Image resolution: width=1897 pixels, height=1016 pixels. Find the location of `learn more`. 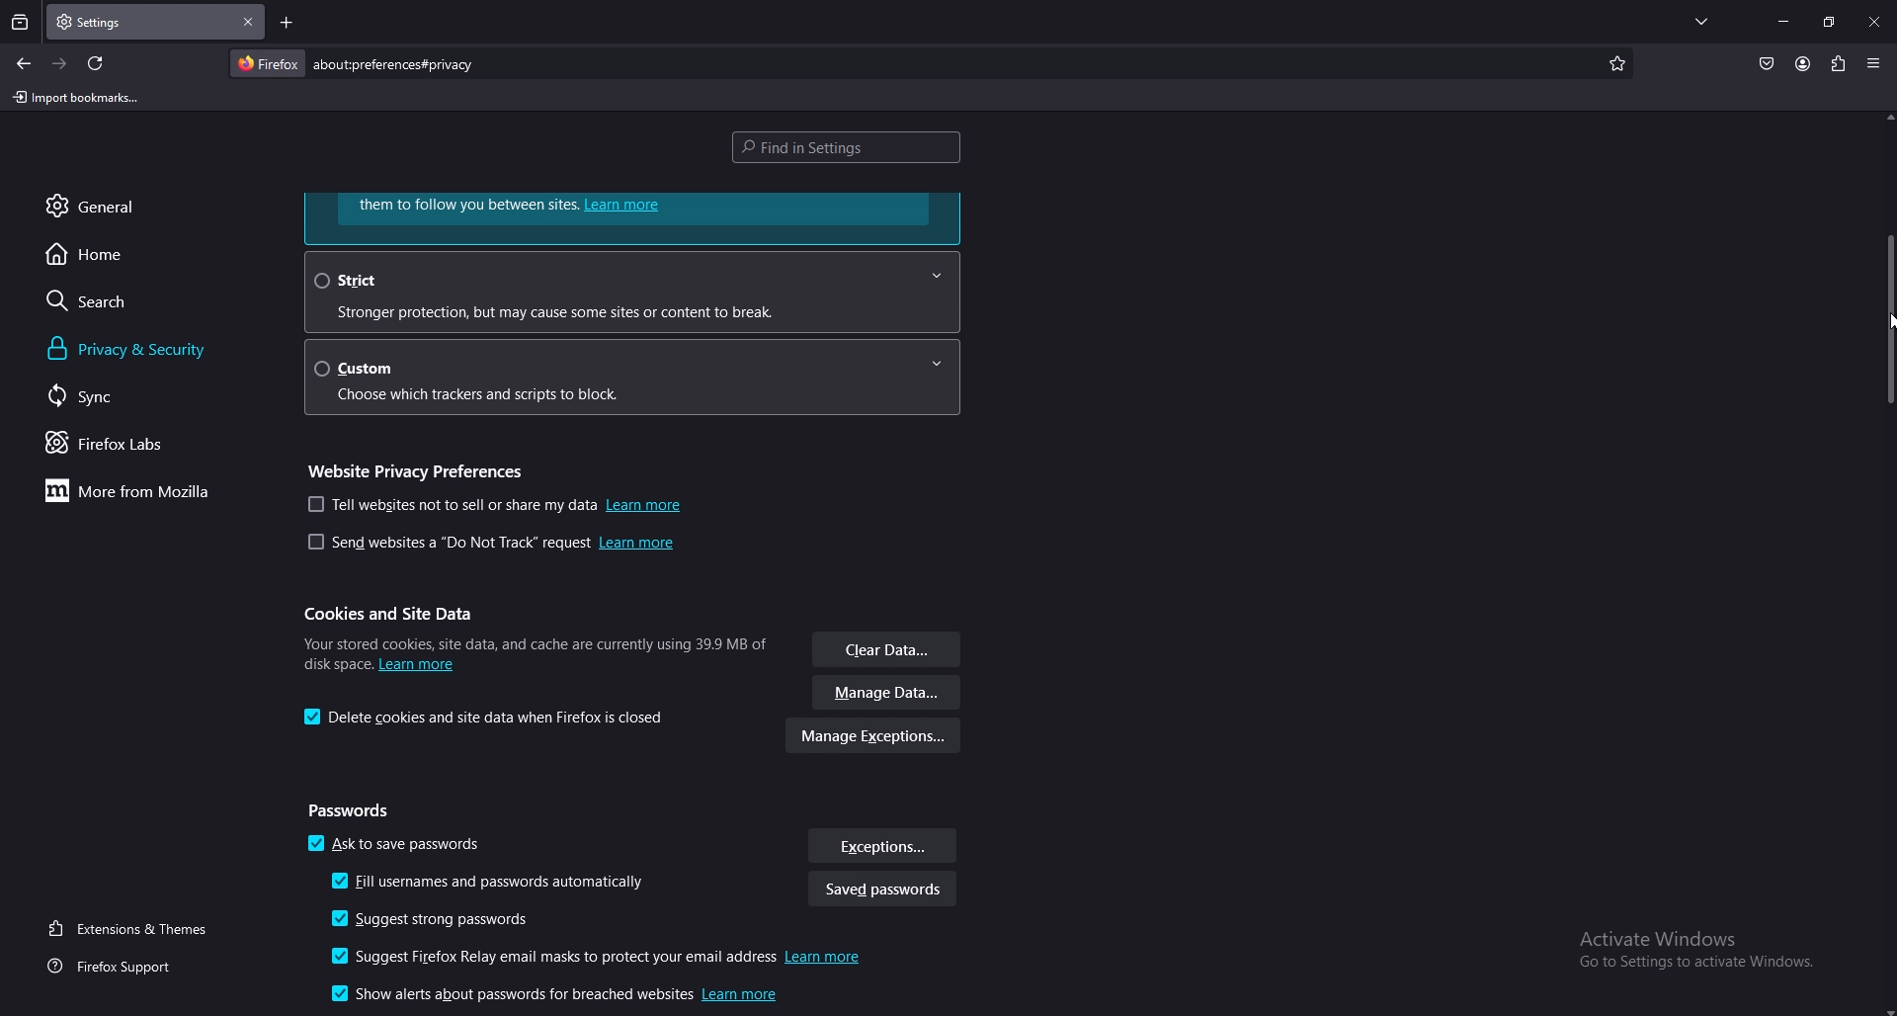

learn more is located at coordinates (633, 217).